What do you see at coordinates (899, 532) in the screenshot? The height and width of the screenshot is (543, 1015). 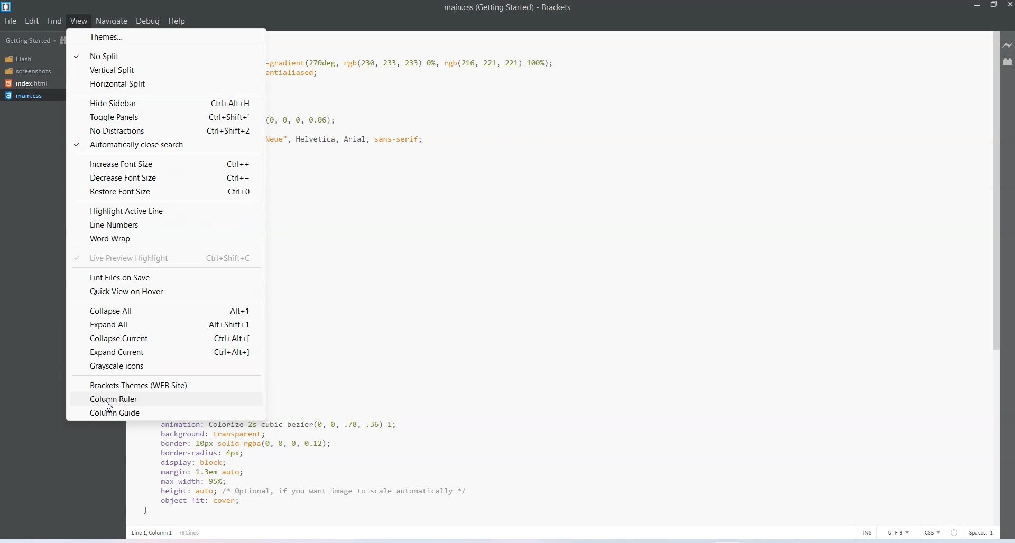 I see `UTF-8` at bounding box center [899, 532].